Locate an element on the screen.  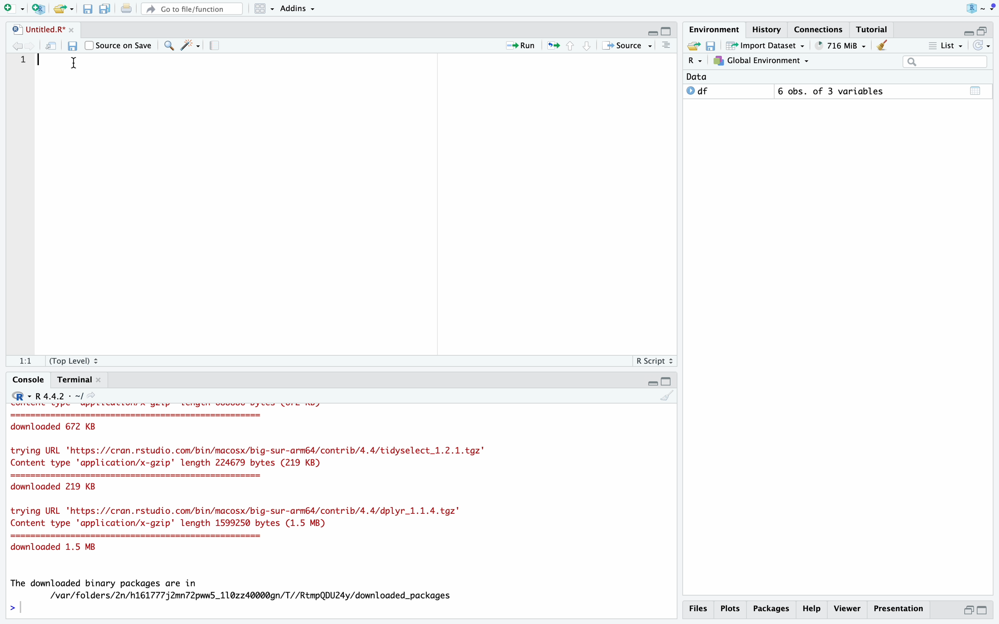
Line Numbers is located at coordinates (21, 68).